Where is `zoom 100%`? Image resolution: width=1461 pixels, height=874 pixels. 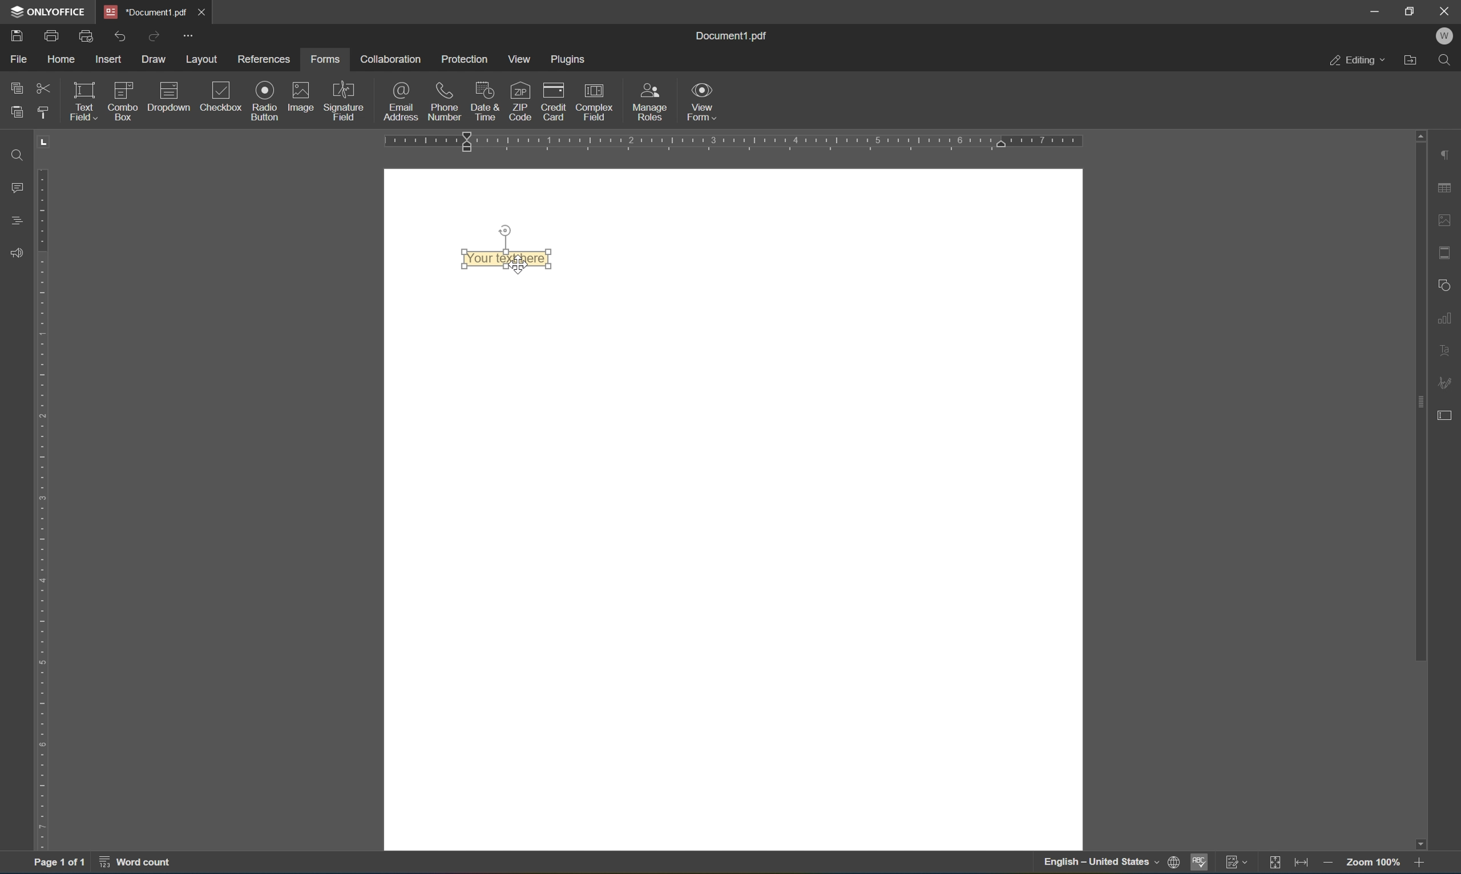 zoom 100% is located at coordinates (1371, 861).